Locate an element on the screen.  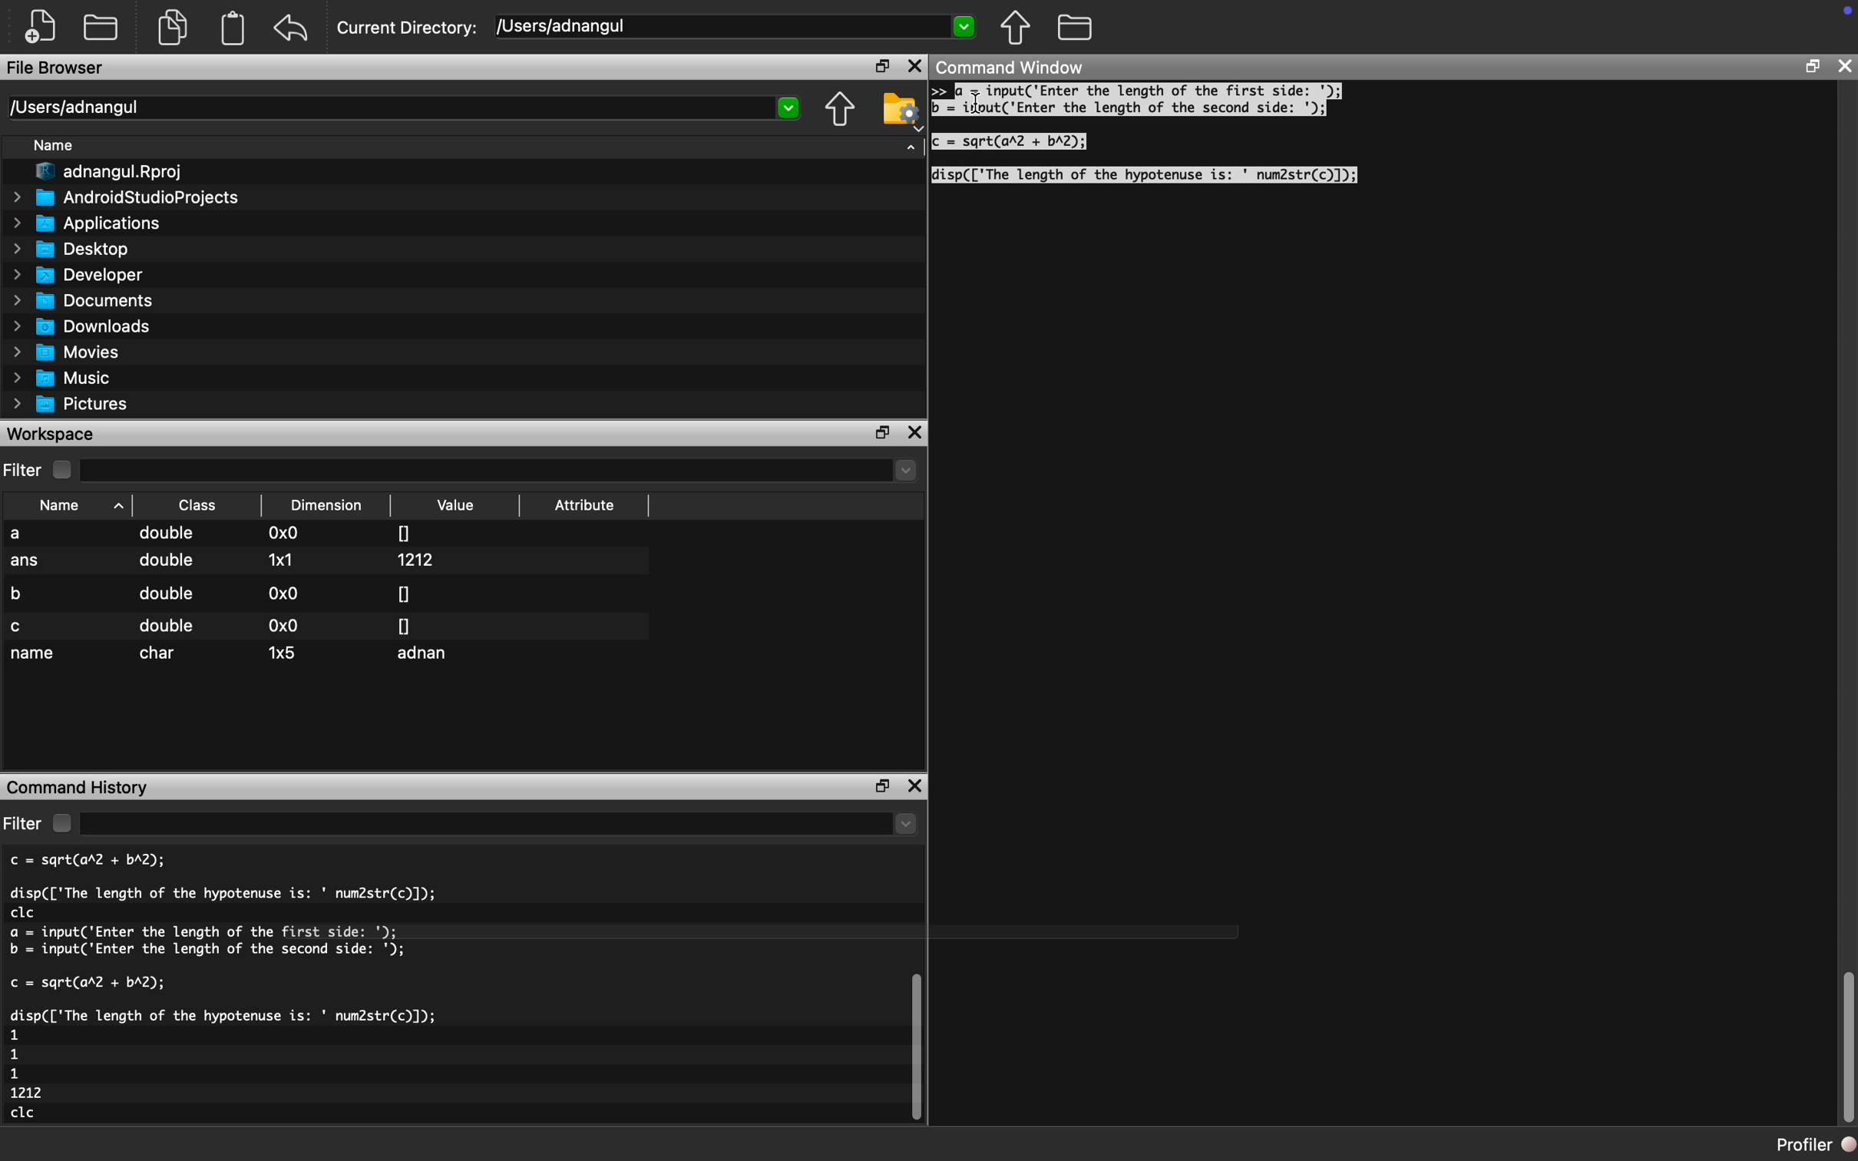
Users/adnangul 2 is located at coordinates (402, 108).